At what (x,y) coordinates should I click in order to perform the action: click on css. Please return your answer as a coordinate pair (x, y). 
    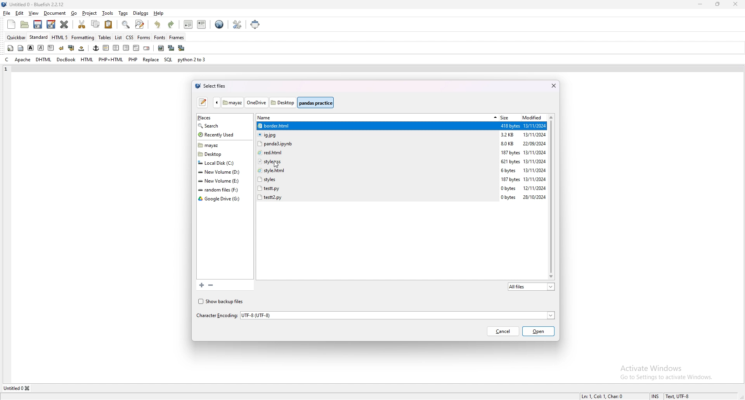
    Looking at the image, I should click on (130, 38).